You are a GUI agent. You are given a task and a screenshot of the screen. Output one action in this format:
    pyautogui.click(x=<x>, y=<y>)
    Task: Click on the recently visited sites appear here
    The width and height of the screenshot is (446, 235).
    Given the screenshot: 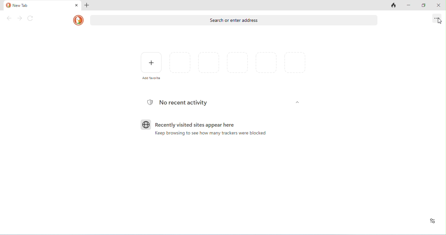 What is the action you would take?
    pyautogui.click(x=188, y=124)
    